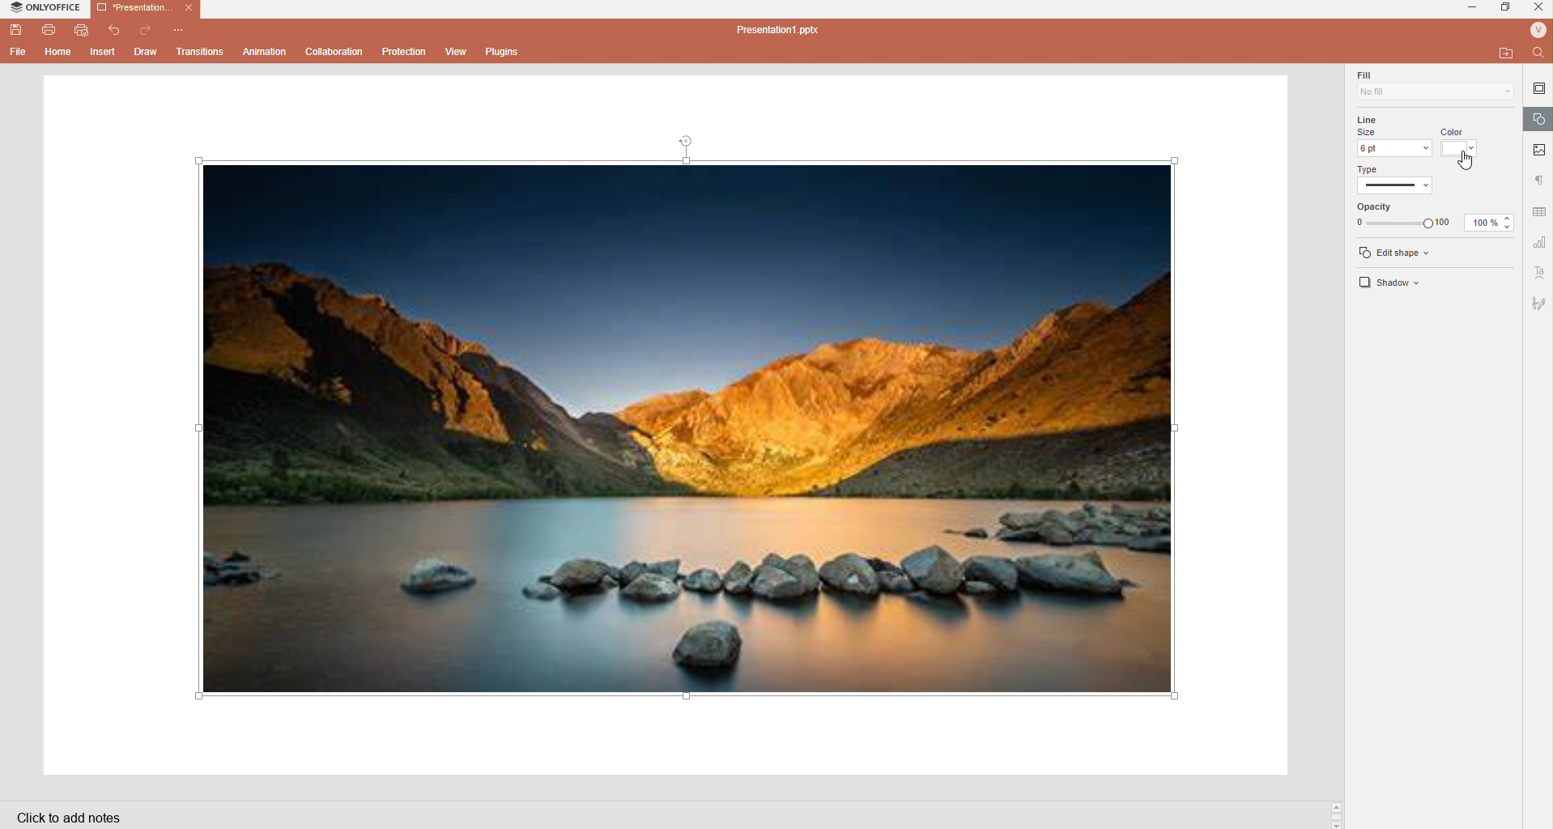  What do you see at coordinates (70, 819) in the screenshot?
I see `Click to add notes` at bounding box center [70, 819].